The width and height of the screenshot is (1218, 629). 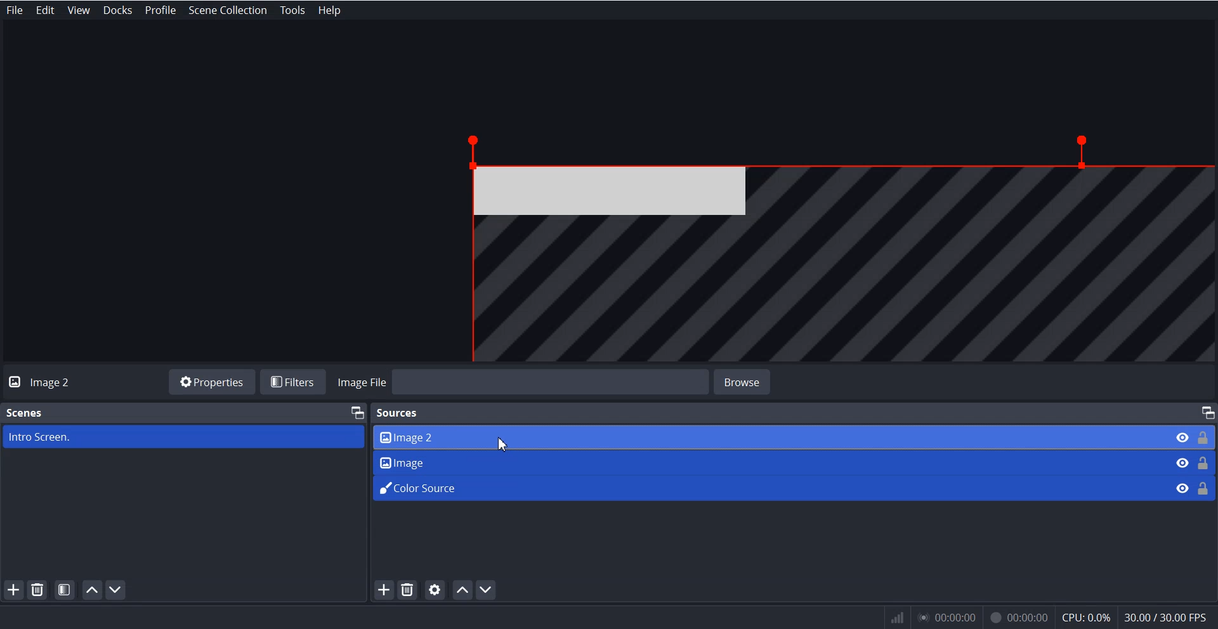 What do you see at coordinates (435, 590) in the screenshot?
I see `Open source properties` at bounding box center [435, 590].